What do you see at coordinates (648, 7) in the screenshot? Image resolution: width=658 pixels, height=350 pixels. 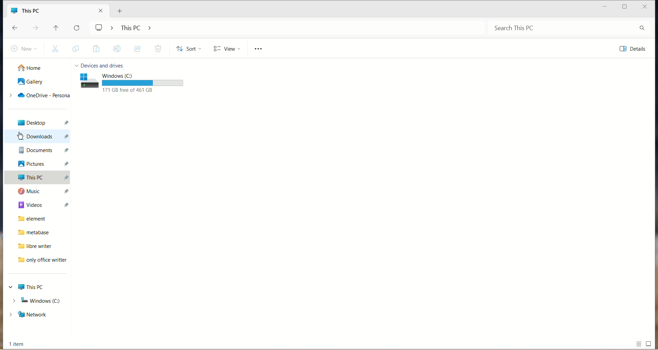 I see `close` at bounding box center [648, 7].